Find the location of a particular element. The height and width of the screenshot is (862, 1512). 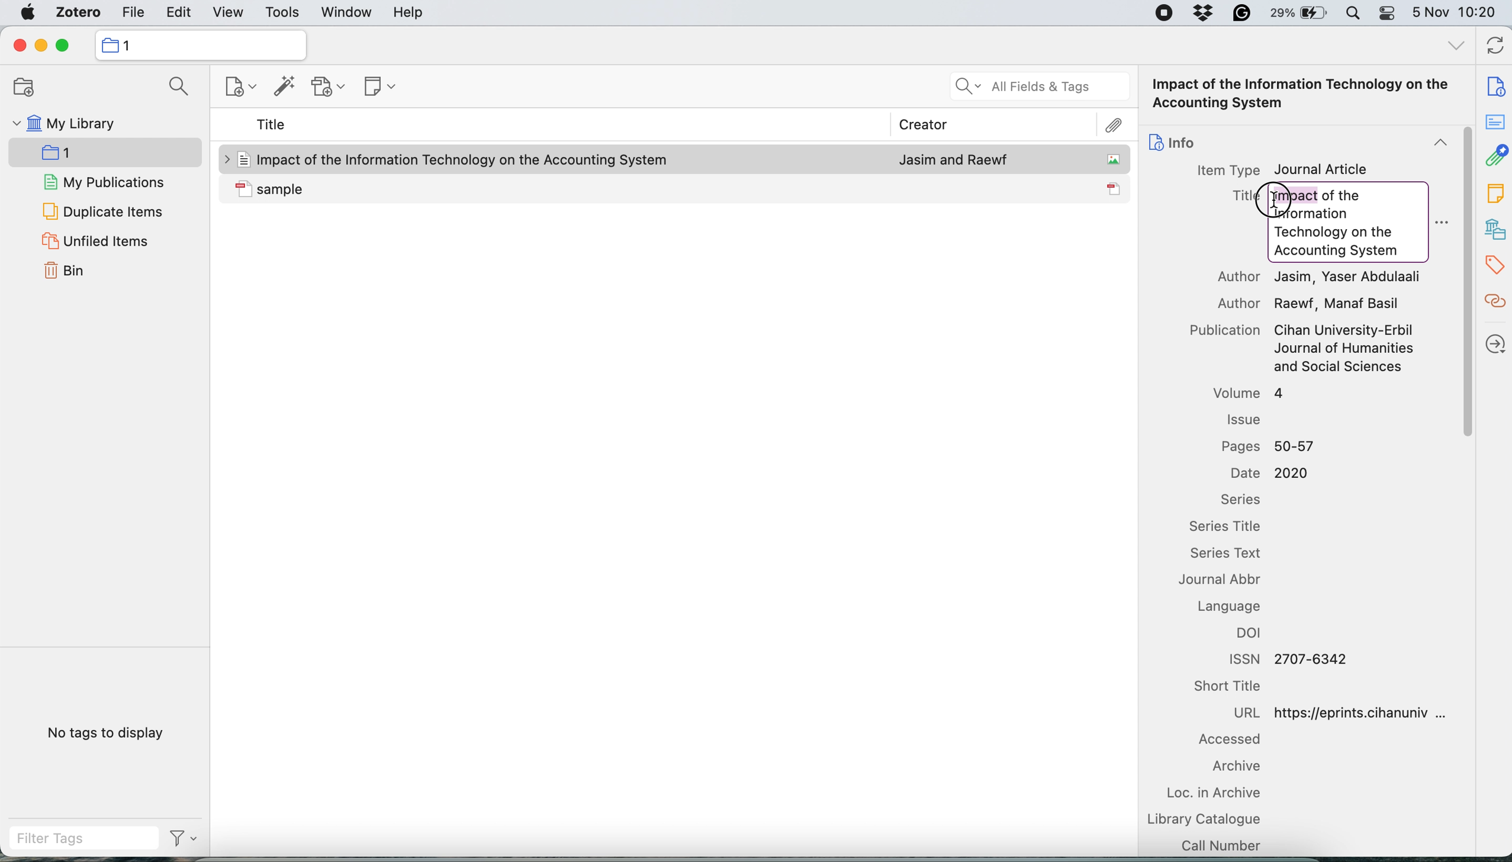

more options is located at coordinates (1440, 224).